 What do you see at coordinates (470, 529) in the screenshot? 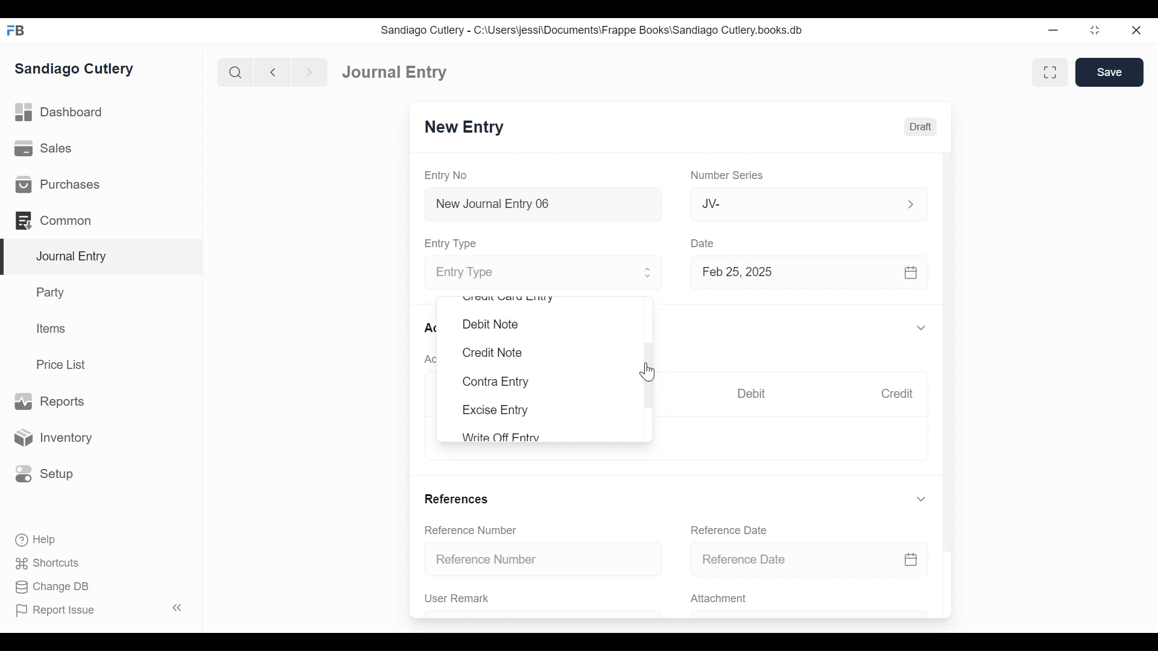
I see `Reference Number` at bounding box center [470, 529].